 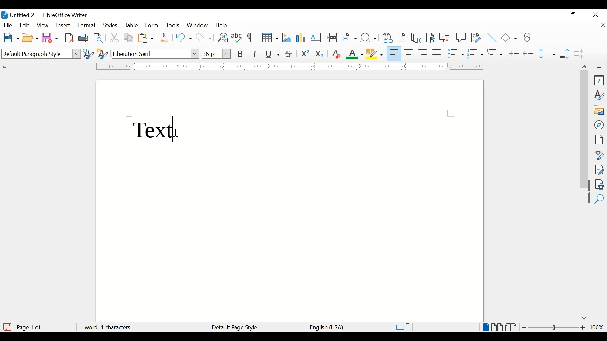 I want to click on page count, so click(x=33, y=327).